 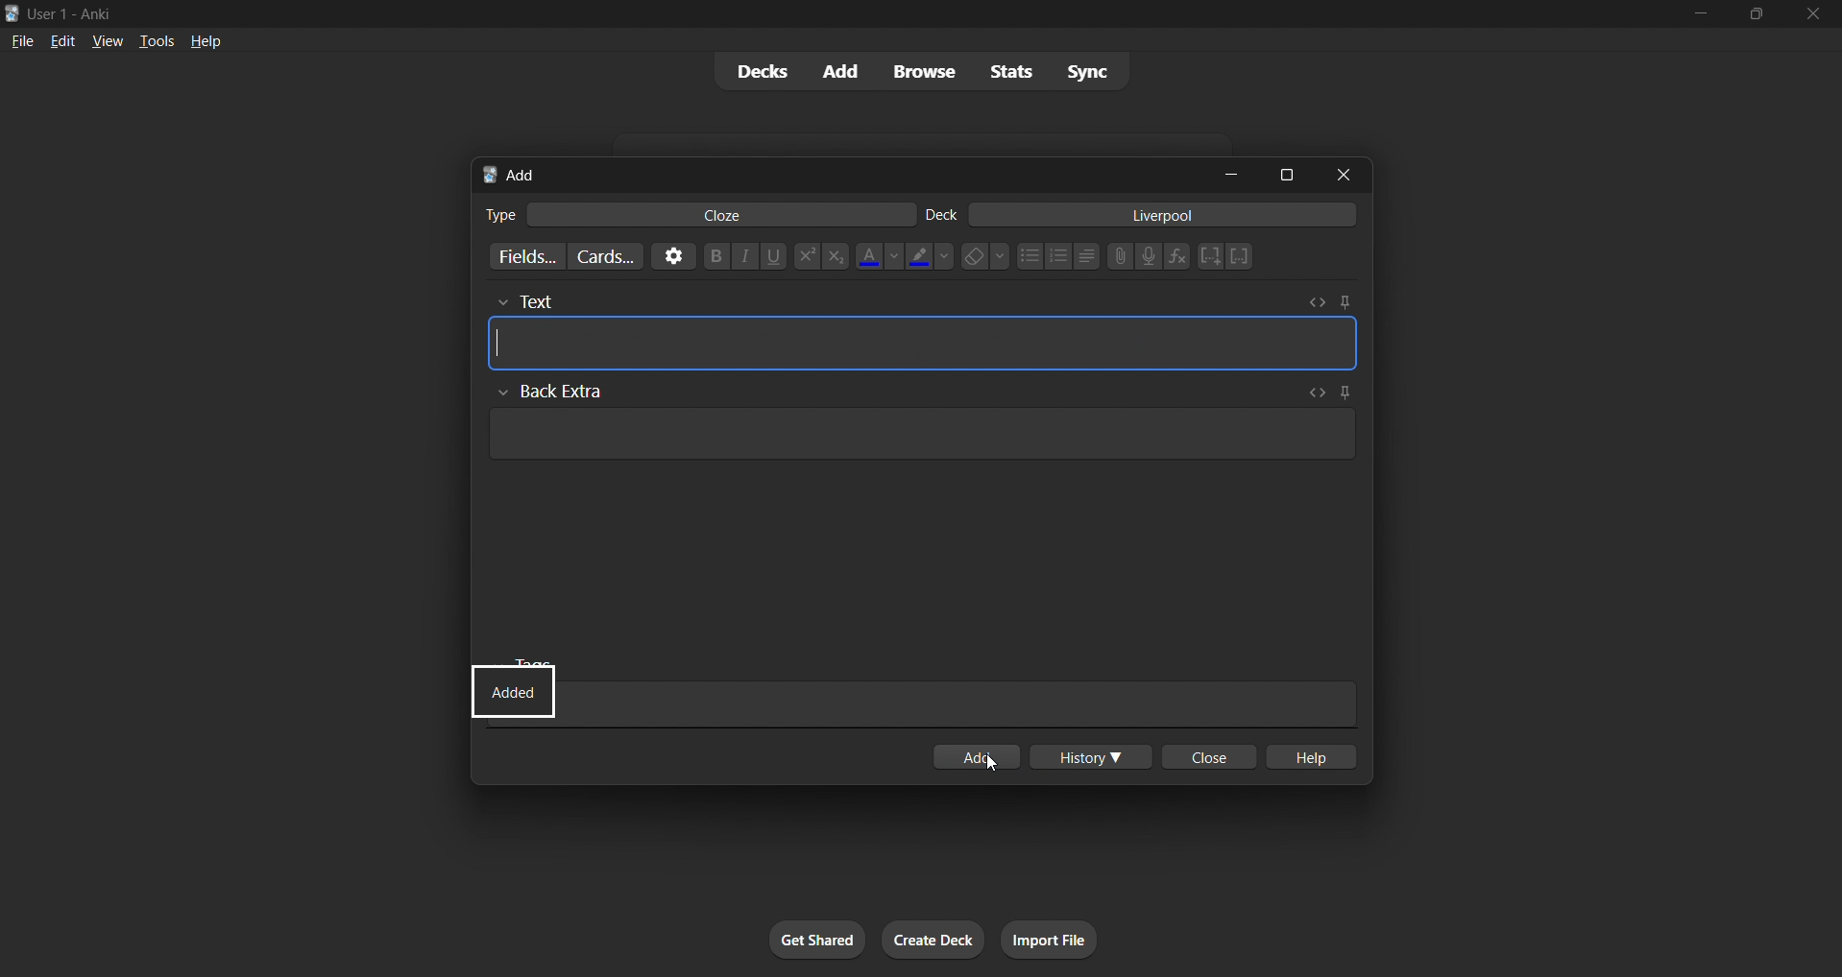 What do you see at coordinates (931, 940) in the screenshot?
I see `create deck` at bounding box center [931, 940].